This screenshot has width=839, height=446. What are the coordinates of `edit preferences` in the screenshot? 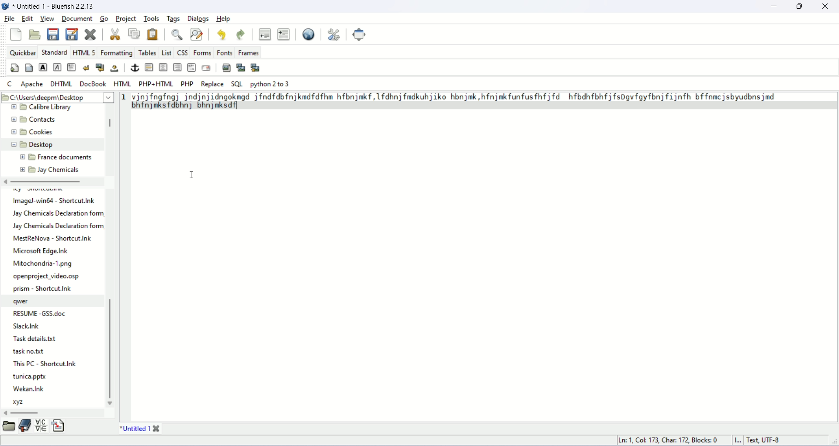 It's located at (335, 33).